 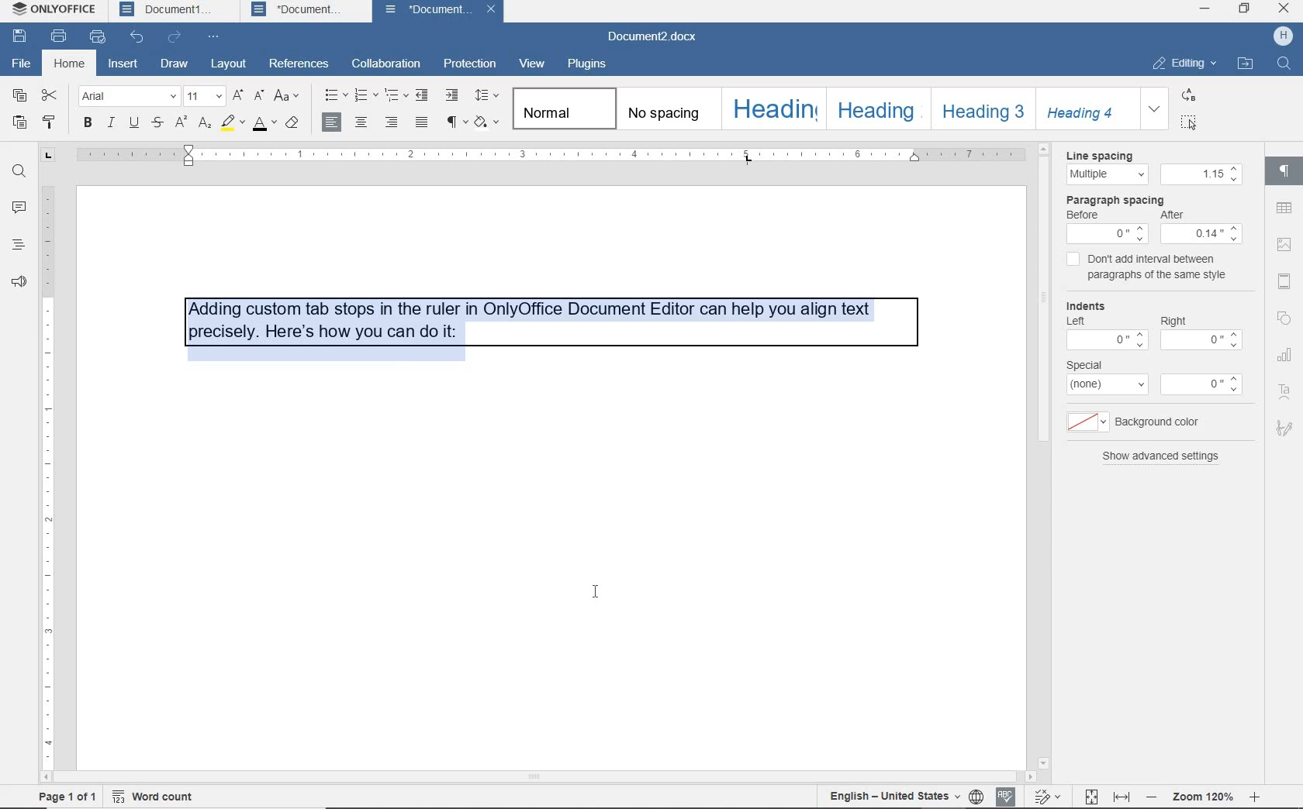 I want to click on text art, so click(x=1286, y=386).